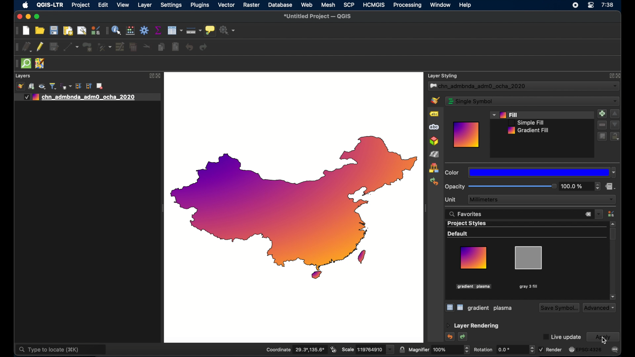 The image size is (635, 357). What do you see at coordinates (611, 214) in the screenshot?
I see `style manager` at bounding box center [611, 214].